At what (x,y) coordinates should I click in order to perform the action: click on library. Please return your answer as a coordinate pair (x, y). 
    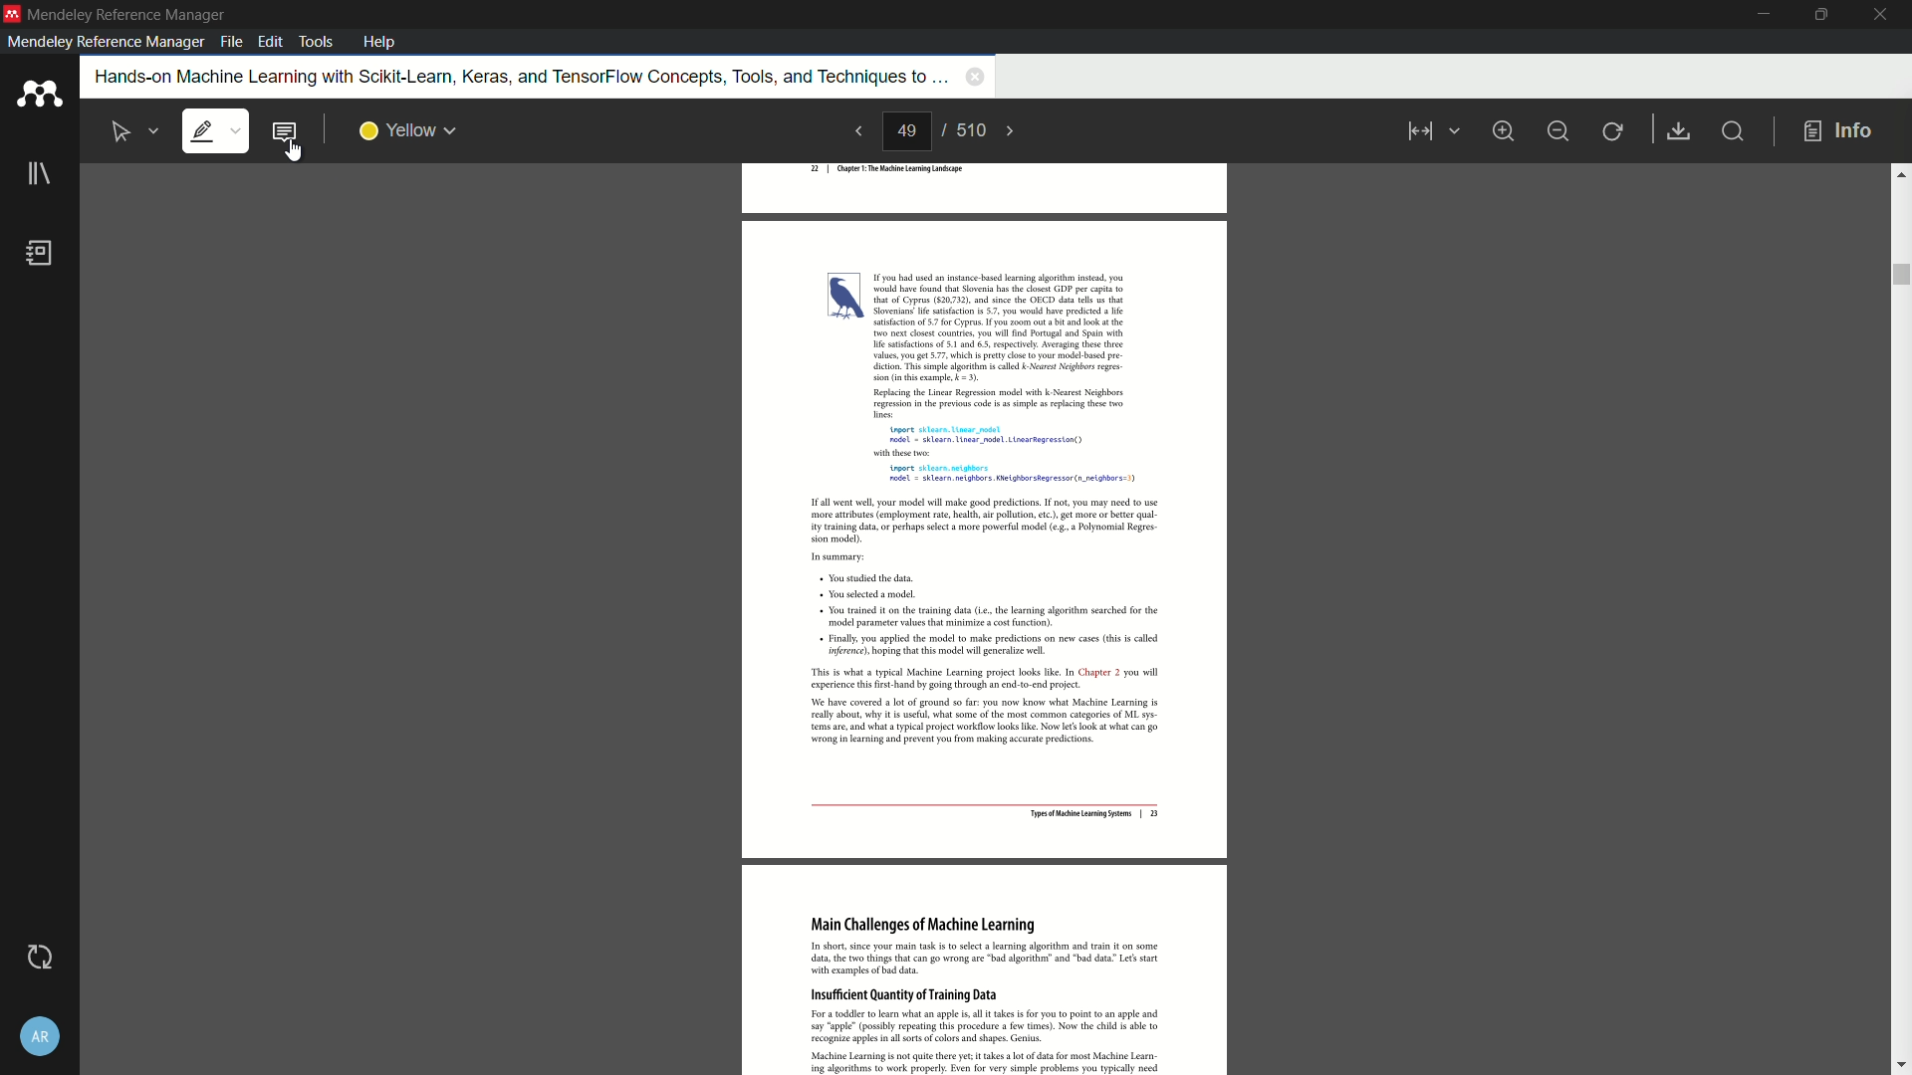
    Looking at the image, I should click on (38, 176).